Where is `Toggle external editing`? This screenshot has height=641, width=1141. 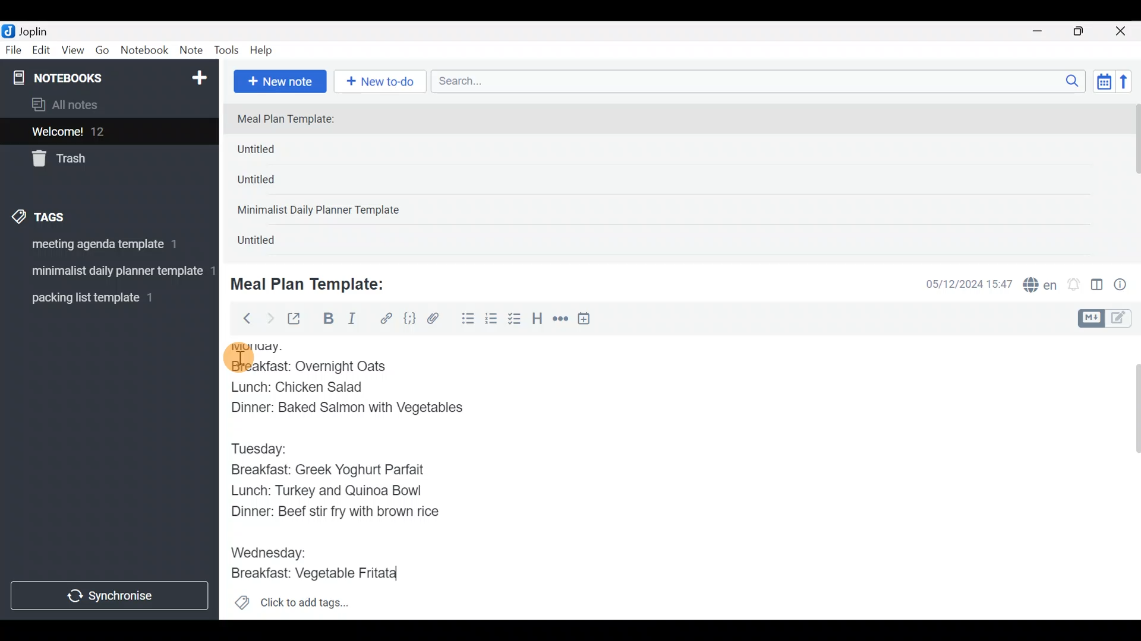 Toggle external editing is located at coordinates (298, 319).